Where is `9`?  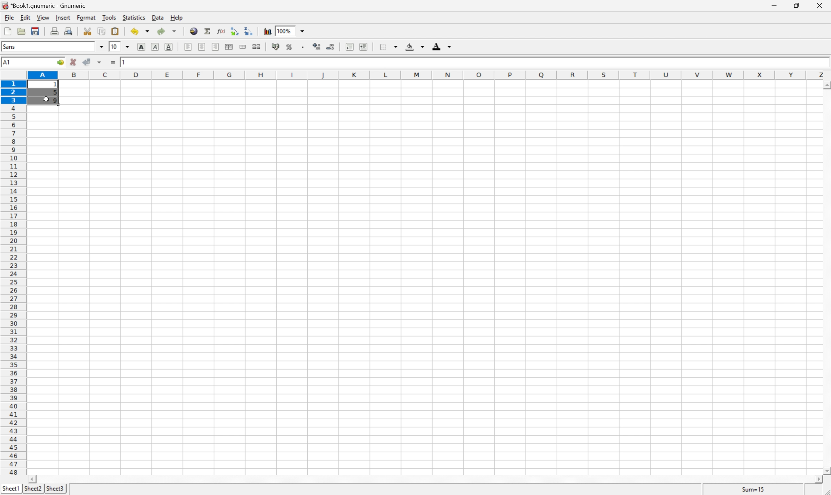
9 is located at coordinates (56, 101).